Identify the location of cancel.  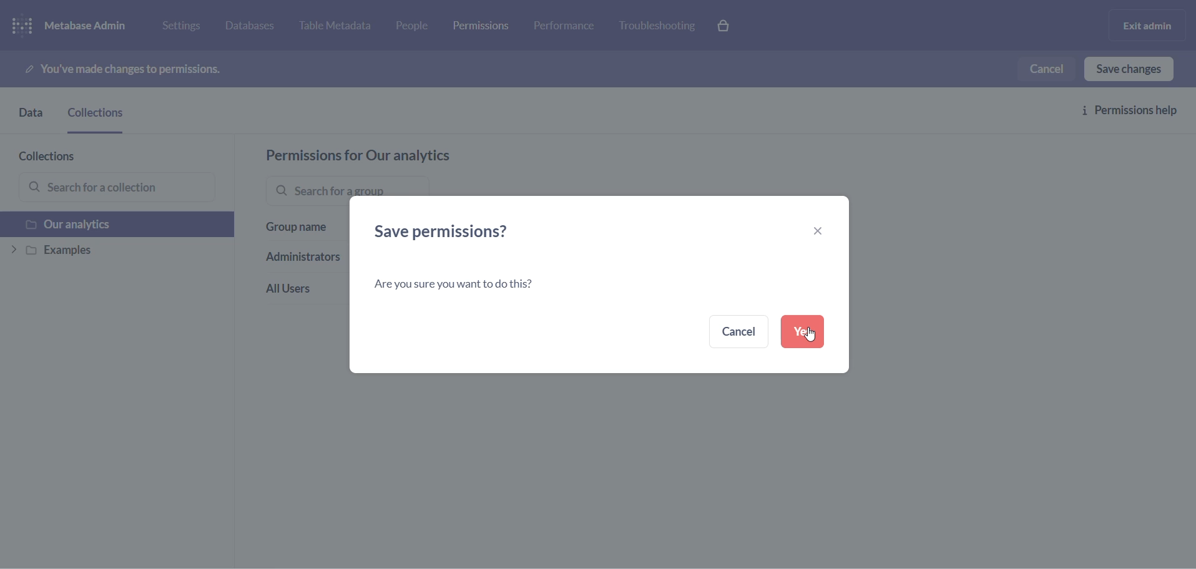
(736, 332).